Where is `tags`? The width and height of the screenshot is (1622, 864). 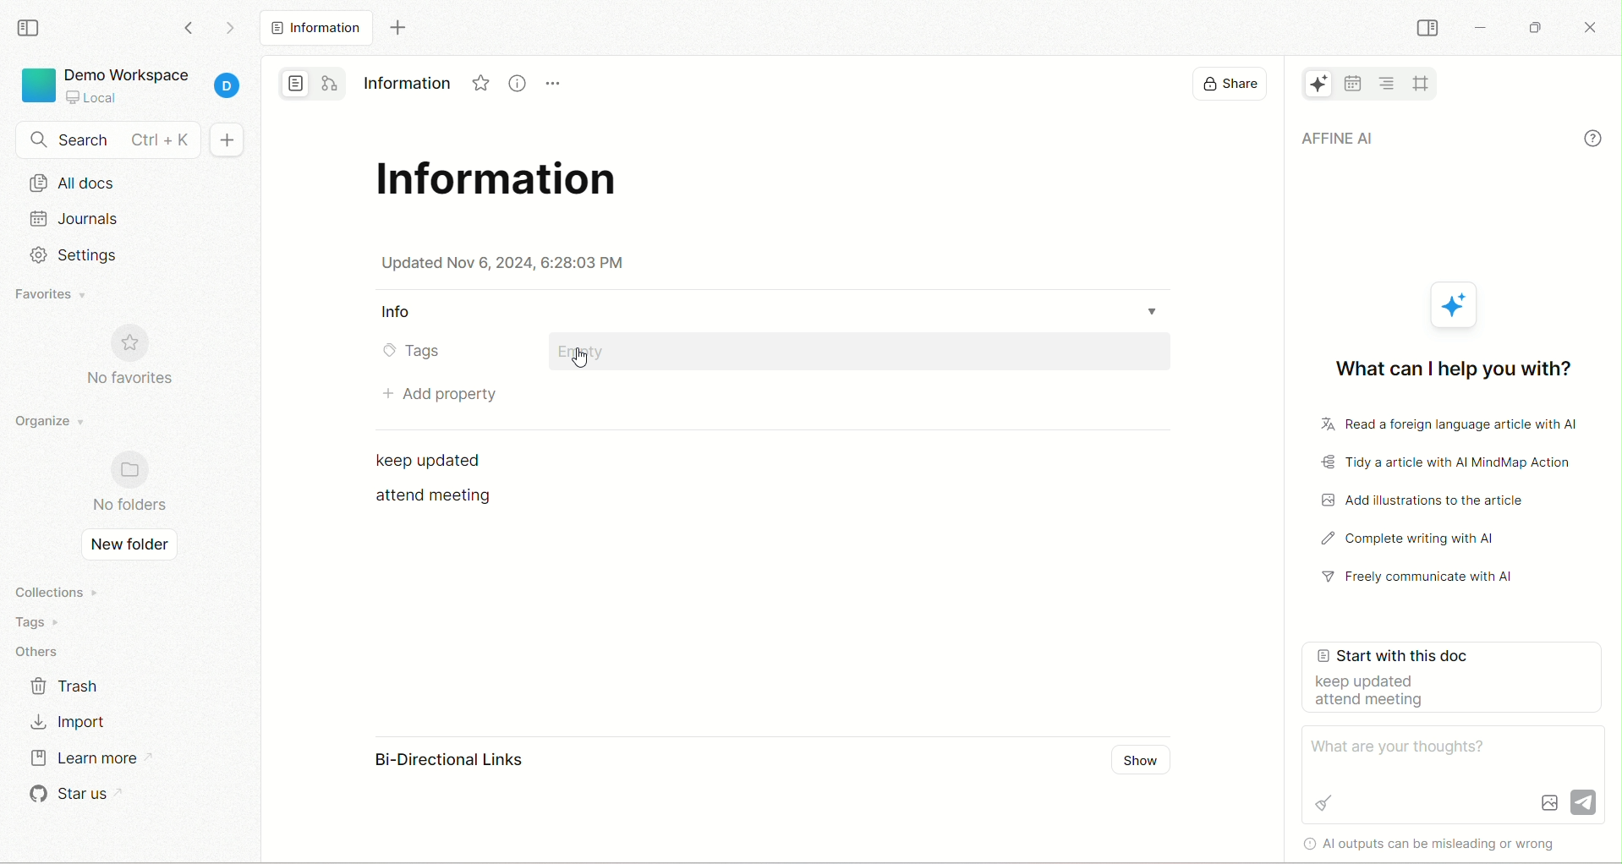
tags is located at coordinates (47, 620).